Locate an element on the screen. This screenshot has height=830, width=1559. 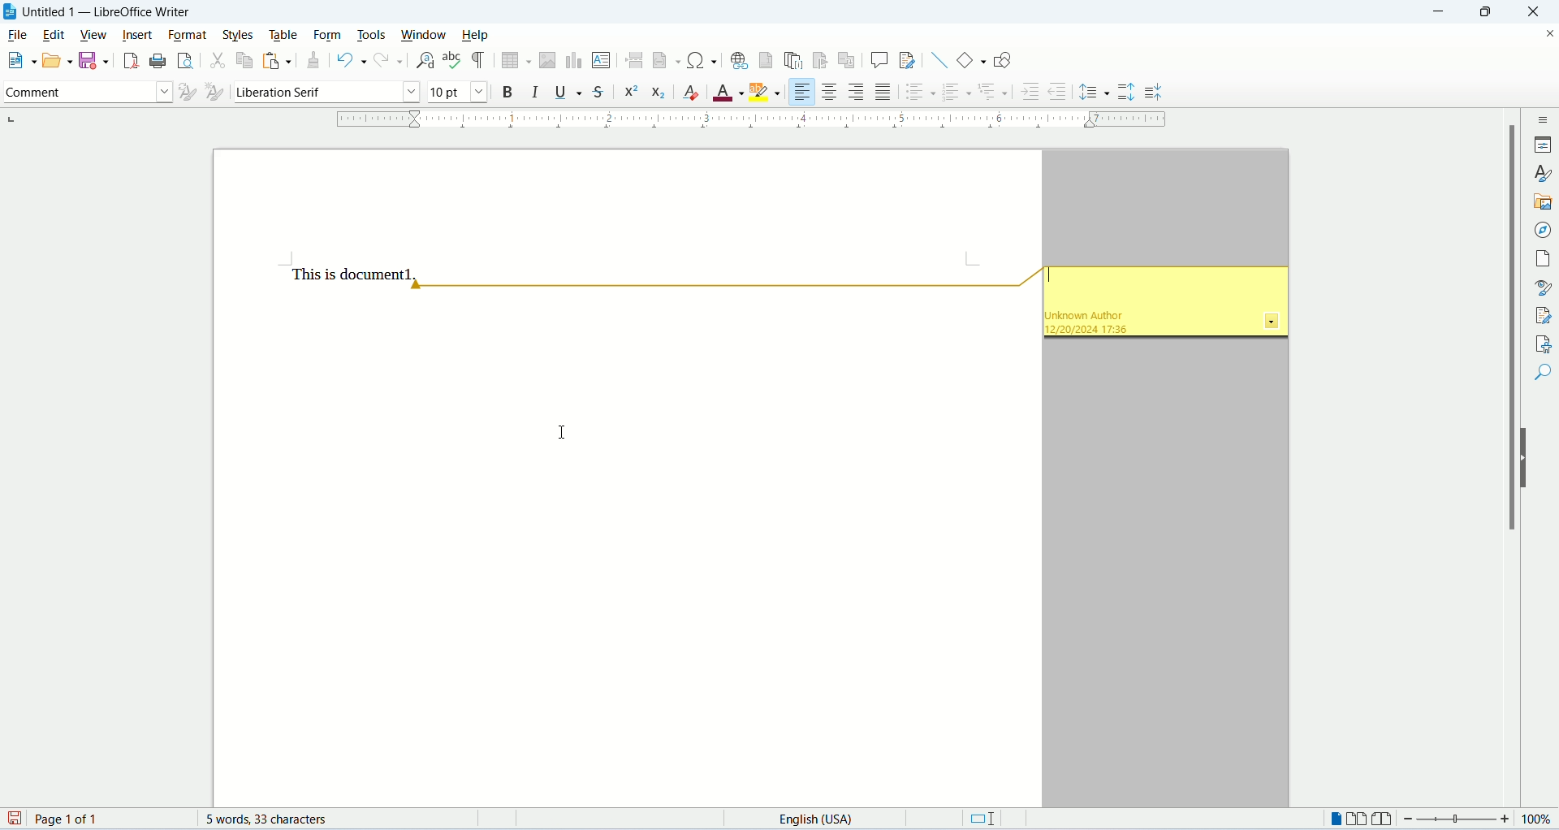
save is located at coordinates (93, 59).